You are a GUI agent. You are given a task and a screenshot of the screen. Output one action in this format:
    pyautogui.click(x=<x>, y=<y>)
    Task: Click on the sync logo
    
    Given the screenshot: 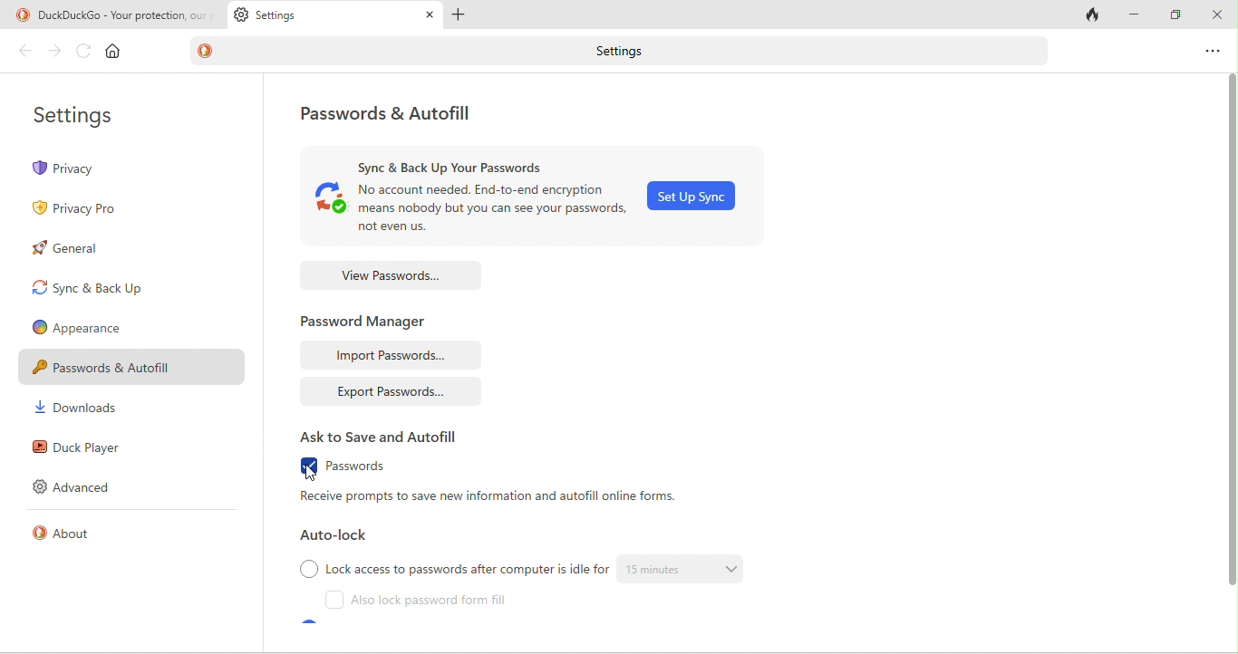 What is the action you would take?
    pyautogui.click(x=327, y=205)
    